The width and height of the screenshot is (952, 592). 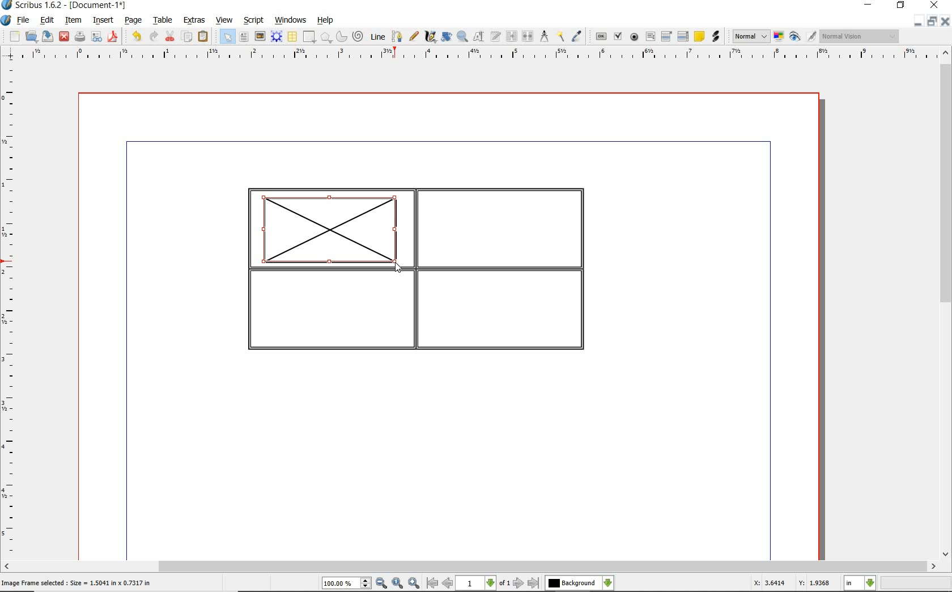 I want to click on X: 3.6414 Y: 1.9368, so click(x=791, y=583).